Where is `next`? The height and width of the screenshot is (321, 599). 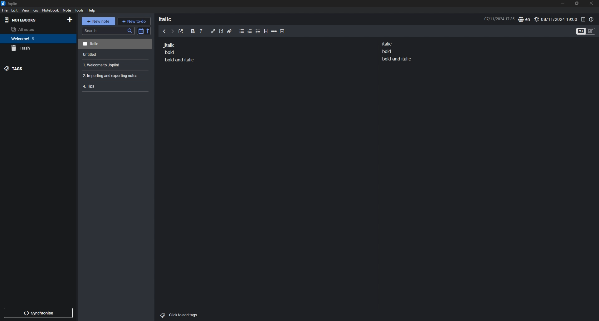
next is located at coordinates (173, 31).